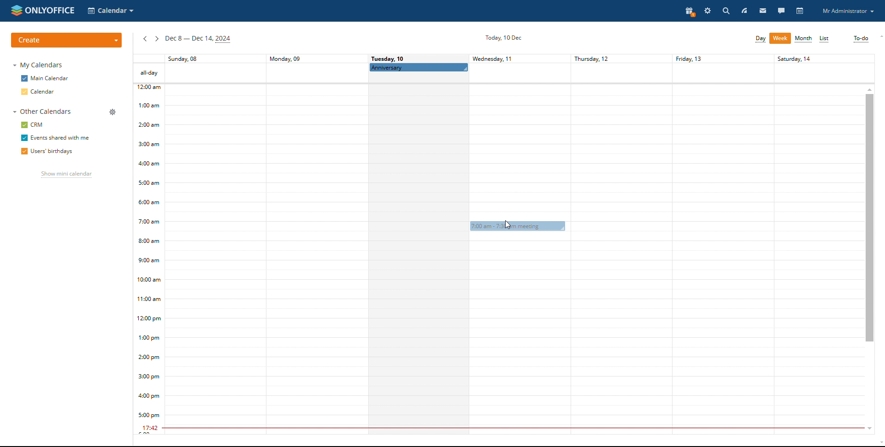 The image size is (885, 447). I want to click on main calendar, so click(45, 78).